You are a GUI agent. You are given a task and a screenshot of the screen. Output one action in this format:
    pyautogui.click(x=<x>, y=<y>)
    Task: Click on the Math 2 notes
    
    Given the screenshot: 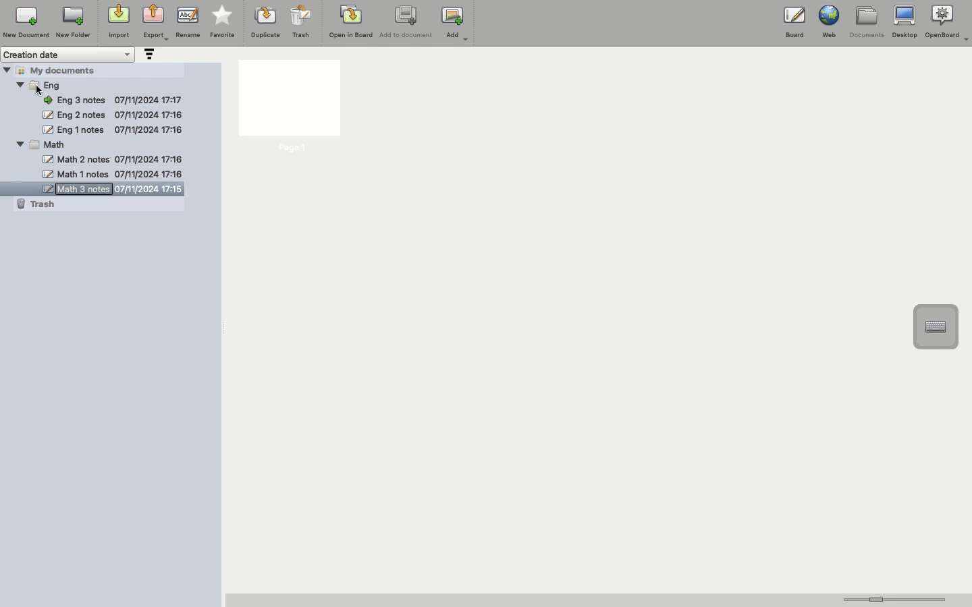 What is the action you would take?
    pyautogui.click(x=122, y=100)
    